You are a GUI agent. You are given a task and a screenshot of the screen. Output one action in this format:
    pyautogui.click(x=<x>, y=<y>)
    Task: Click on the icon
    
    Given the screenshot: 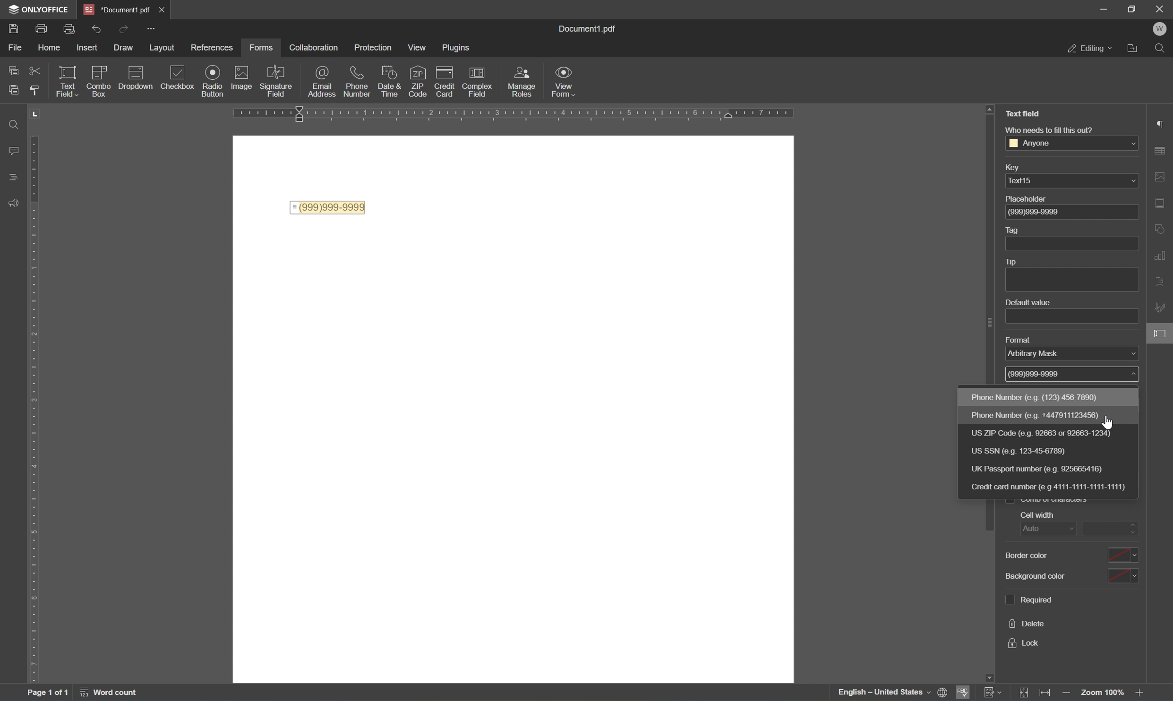 What is the action you would take?
    pyautogui.click(x=418, y=75)
    